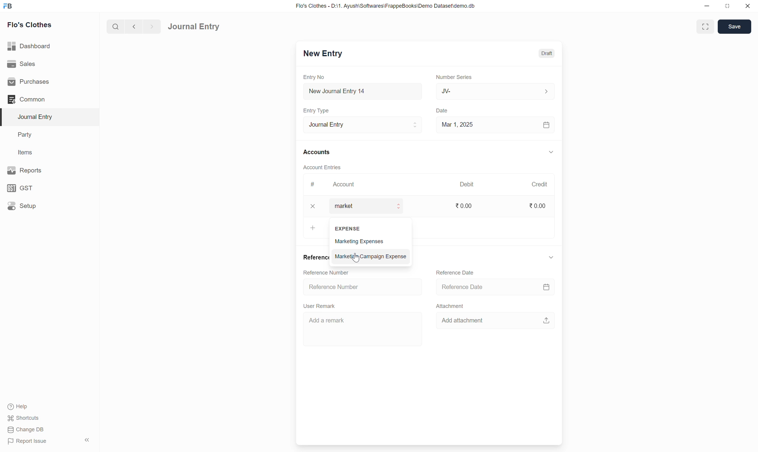 This screenshot has height=452, width=758. Describe the element at coordinates (115, 26) in the screenshot. I see `search` at that location.